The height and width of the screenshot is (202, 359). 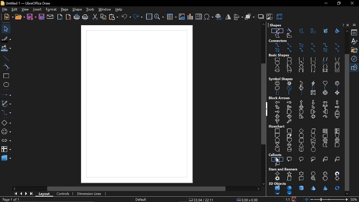 I want to click on shapes, so click(x=275, y=25).